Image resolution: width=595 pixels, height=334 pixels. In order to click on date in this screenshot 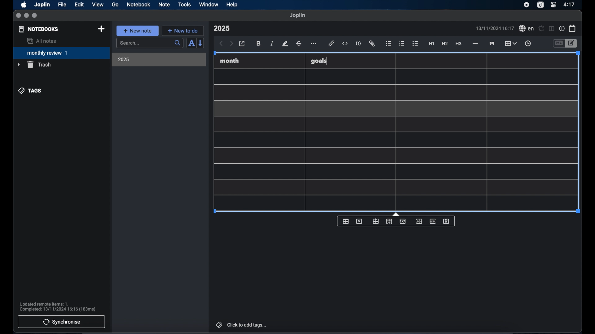, I will do `click(495, 28)`.